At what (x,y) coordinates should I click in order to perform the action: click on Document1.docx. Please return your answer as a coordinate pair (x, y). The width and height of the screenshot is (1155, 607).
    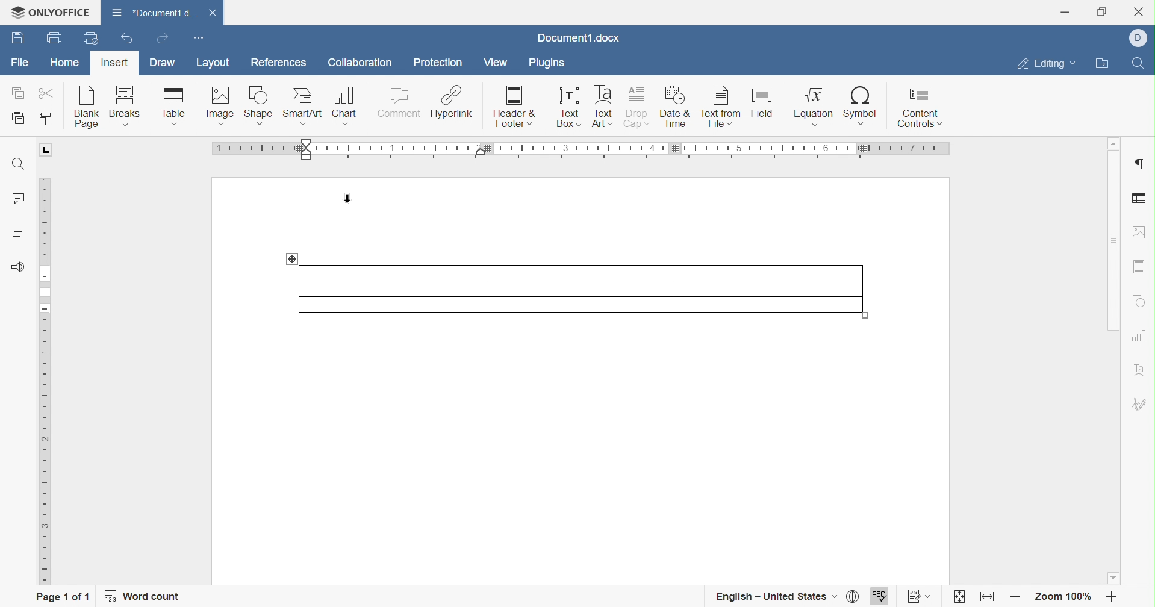
    Looking at the image, I should click on (158, 13).